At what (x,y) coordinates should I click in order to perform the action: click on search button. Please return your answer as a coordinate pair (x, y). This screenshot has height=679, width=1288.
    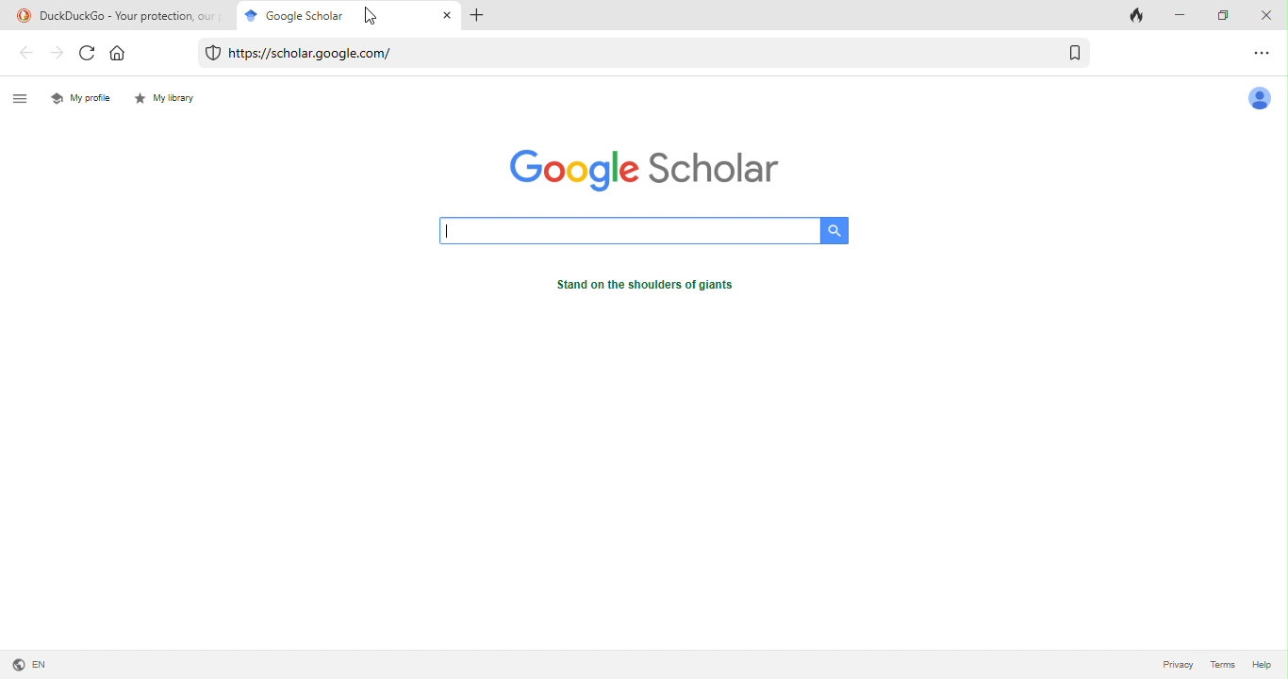
    Looking at the image, I should click on (834, 230).